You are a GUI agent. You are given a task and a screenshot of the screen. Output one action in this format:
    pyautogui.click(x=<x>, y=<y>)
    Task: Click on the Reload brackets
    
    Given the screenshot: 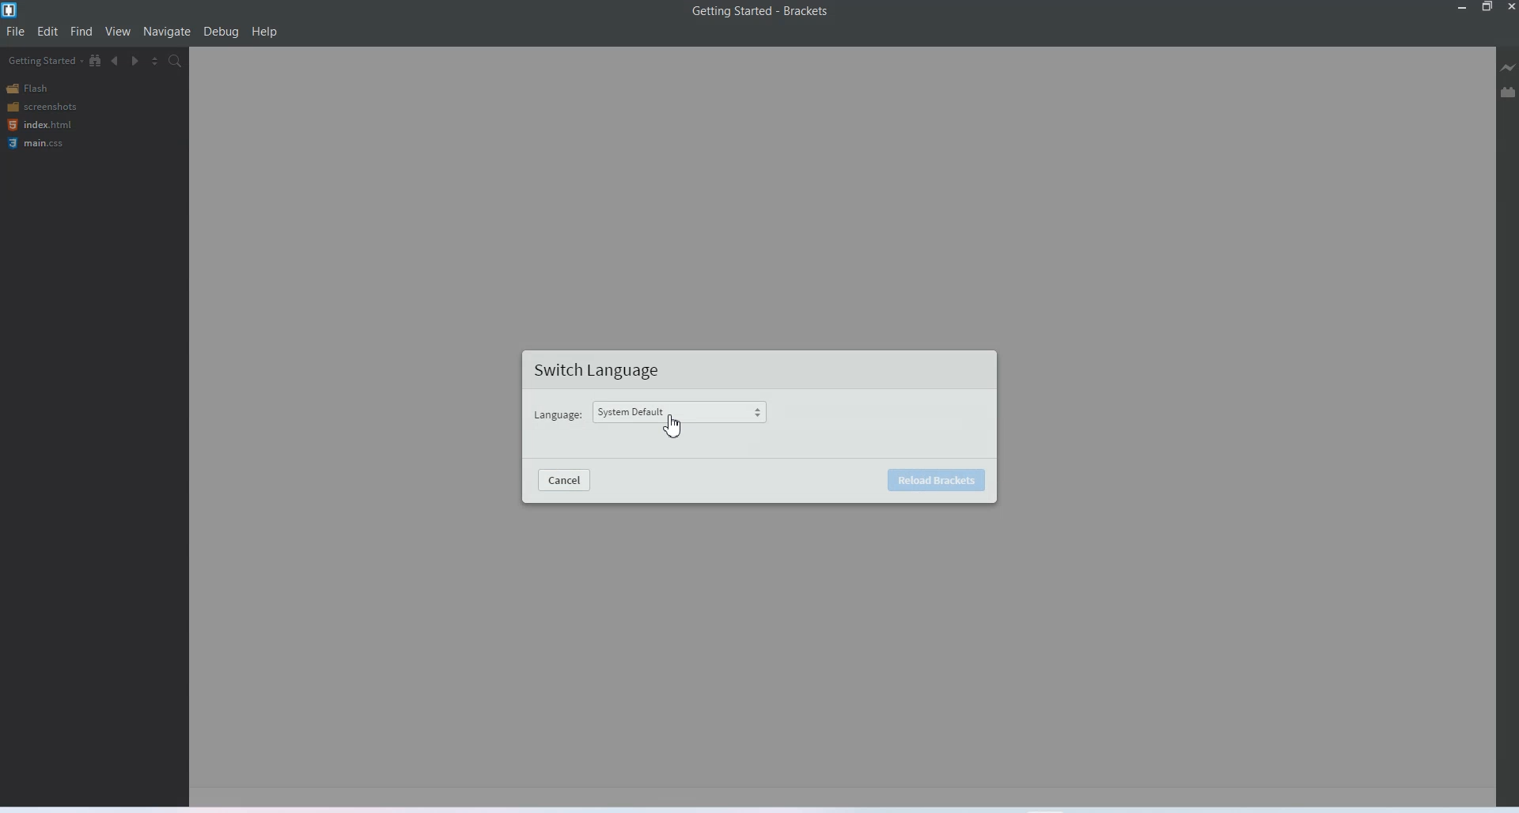 What is the action you would take?
    pyautogui.click(x=934, y=480)
    